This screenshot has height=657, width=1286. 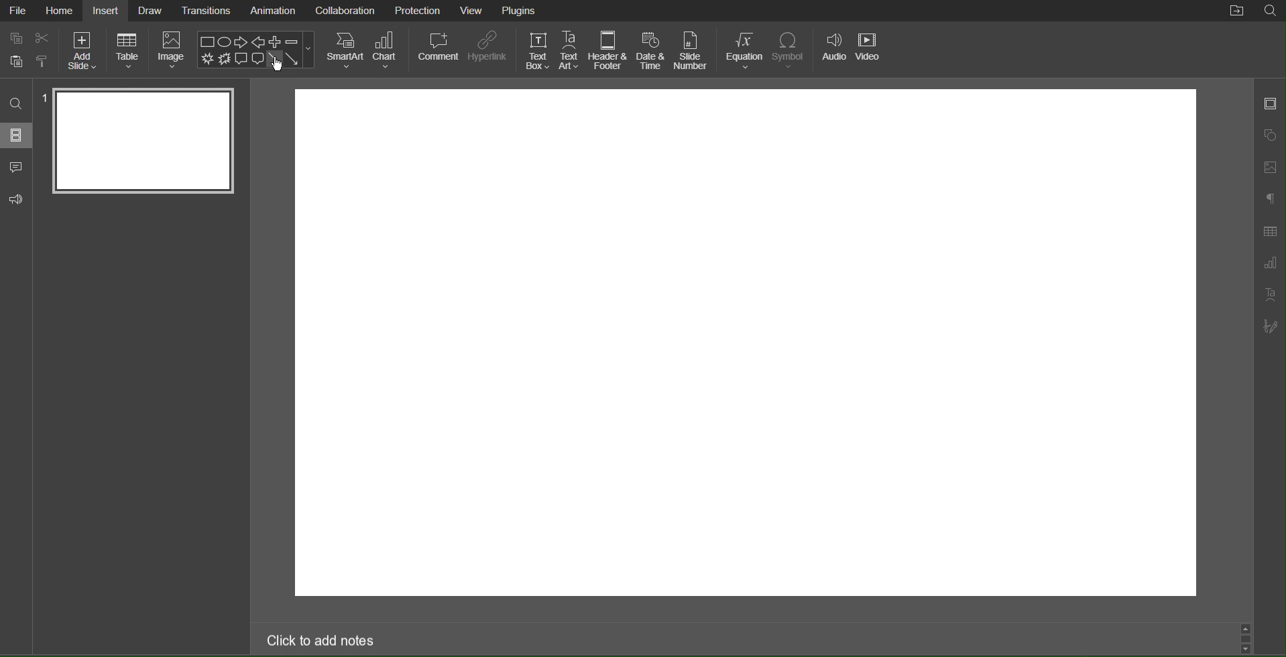 I want to click on Transitions, so click(x=207, y=10).